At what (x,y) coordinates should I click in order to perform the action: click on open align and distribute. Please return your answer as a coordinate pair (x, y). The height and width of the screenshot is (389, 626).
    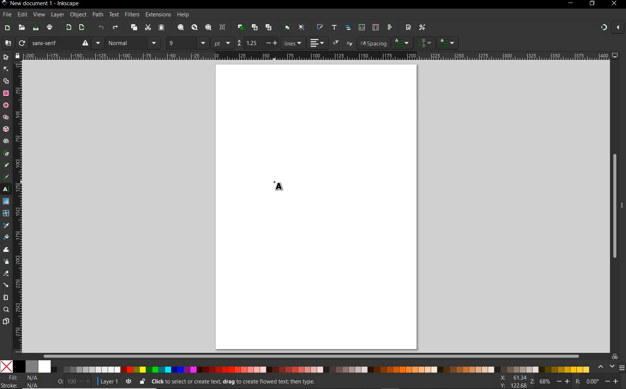
    Looking at the image, I should click on (389, 27).